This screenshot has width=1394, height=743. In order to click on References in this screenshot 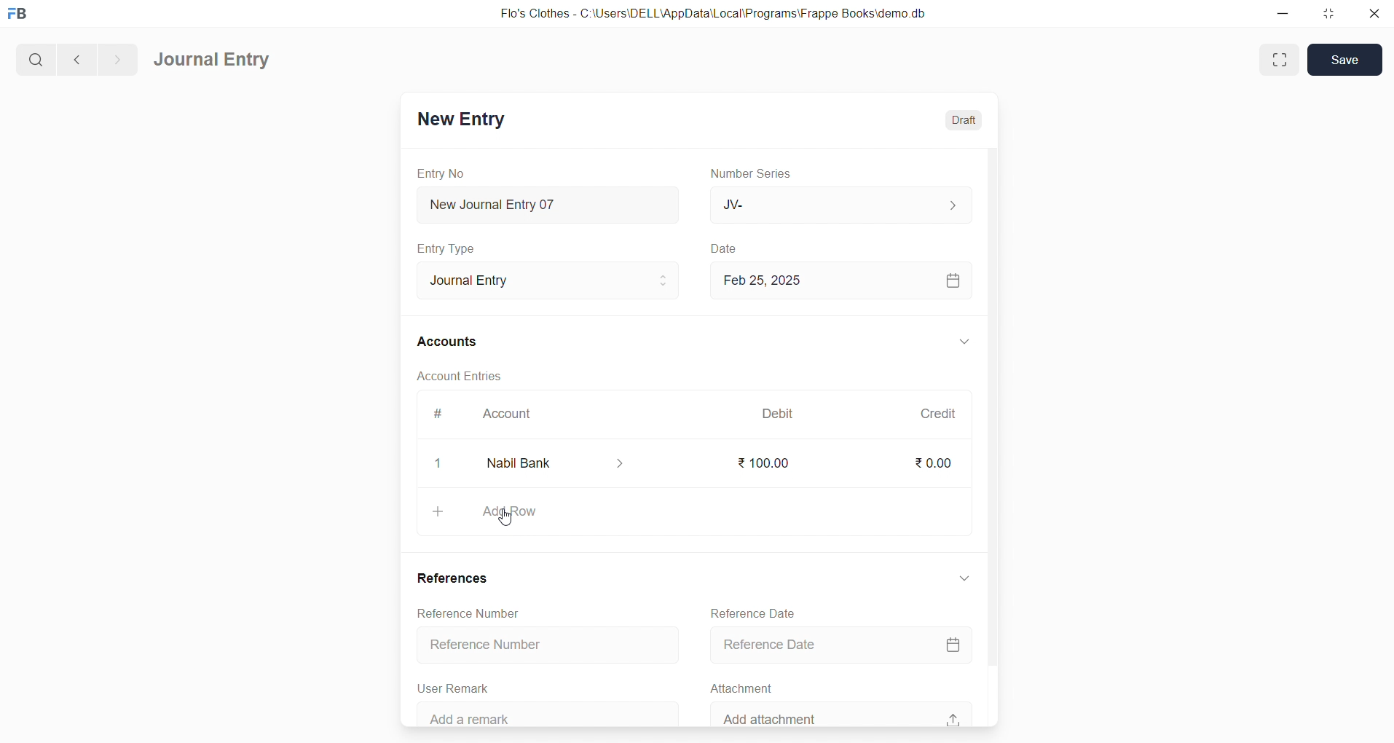, I will do `click(457, 578)`.